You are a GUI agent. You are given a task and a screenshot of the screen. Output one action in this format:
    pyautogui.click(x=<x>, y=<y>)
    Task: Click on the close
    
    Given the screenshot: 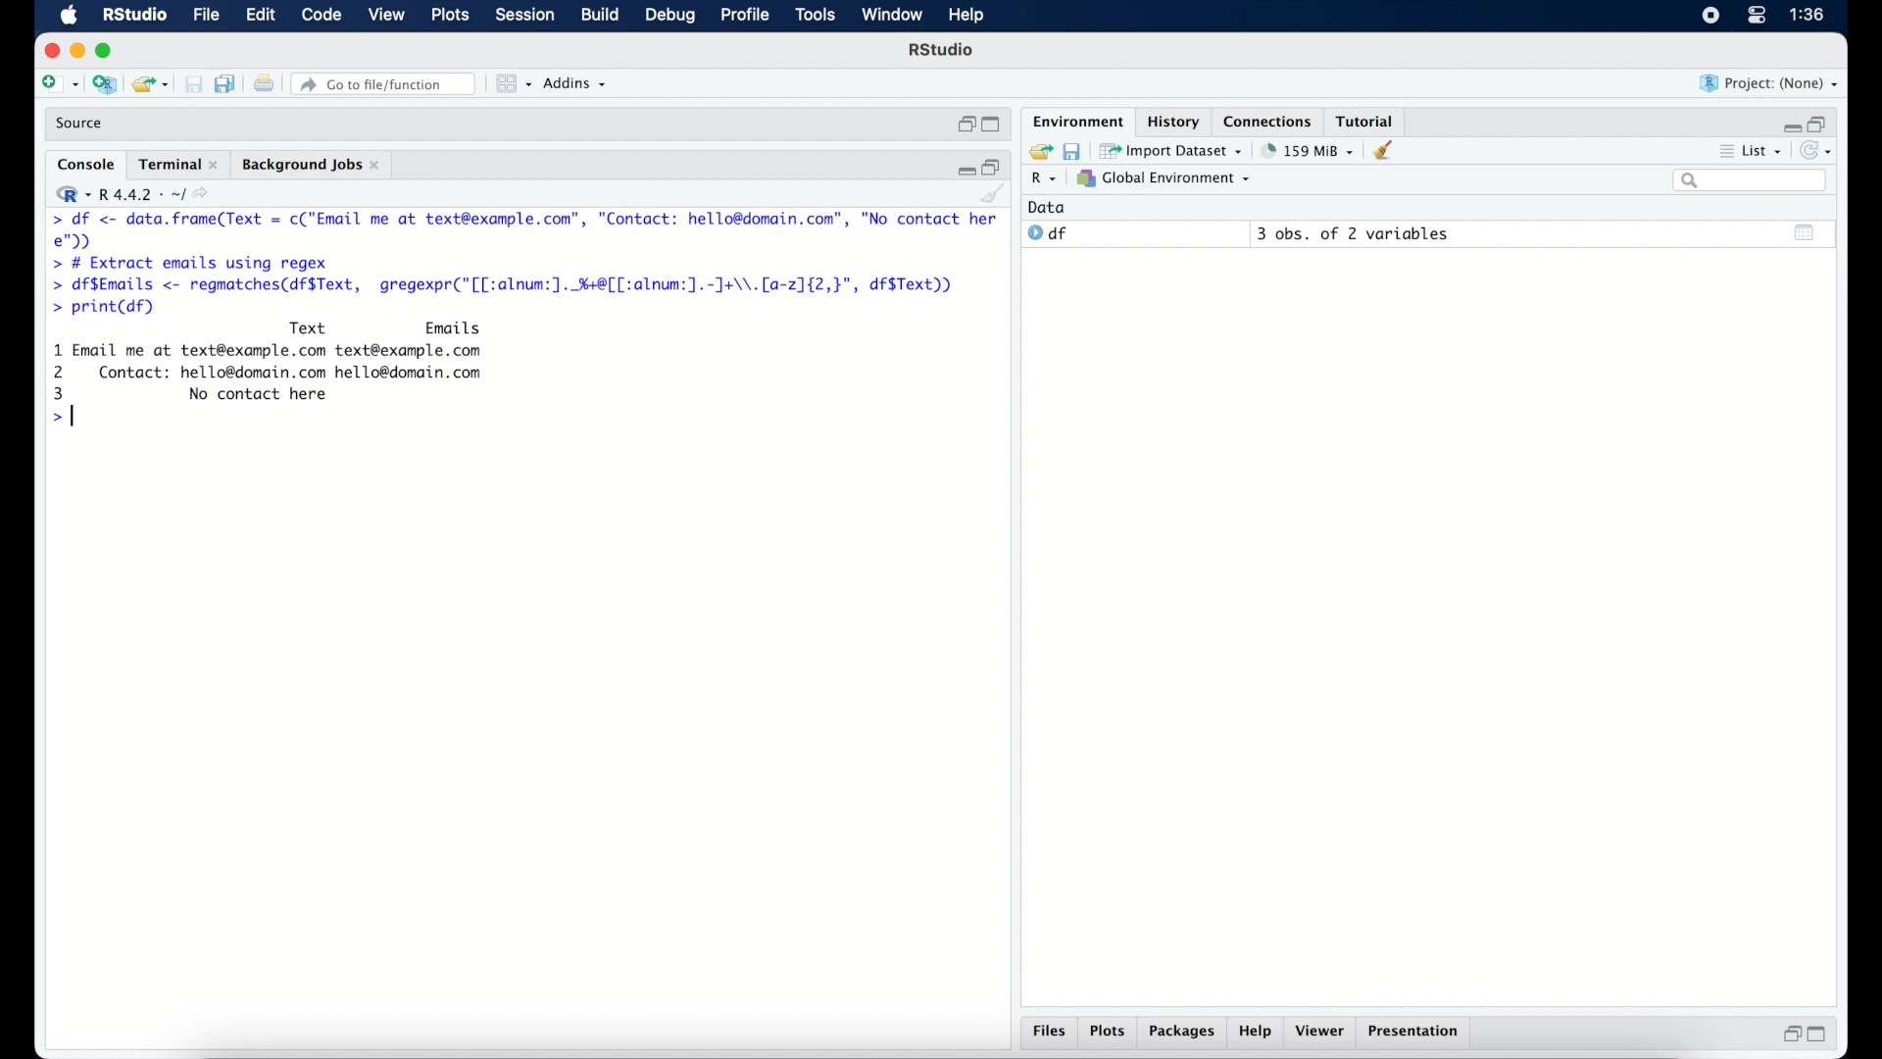 What is the action you would take?
    pyautogui.click(x=48, y=48)
    